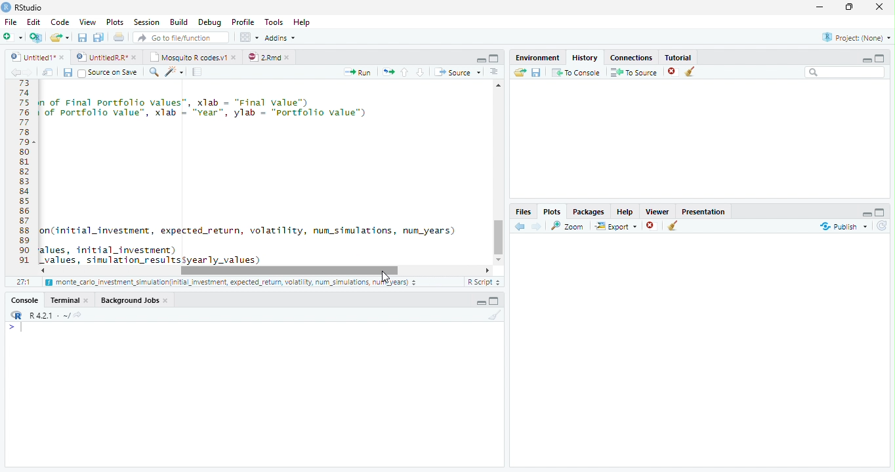 Image resolution: width=895 pixels, height=472 pixels. What do you see at coordinates (264, 173) in the screenshot?
I see `Code` at bounding box center [264, 173].